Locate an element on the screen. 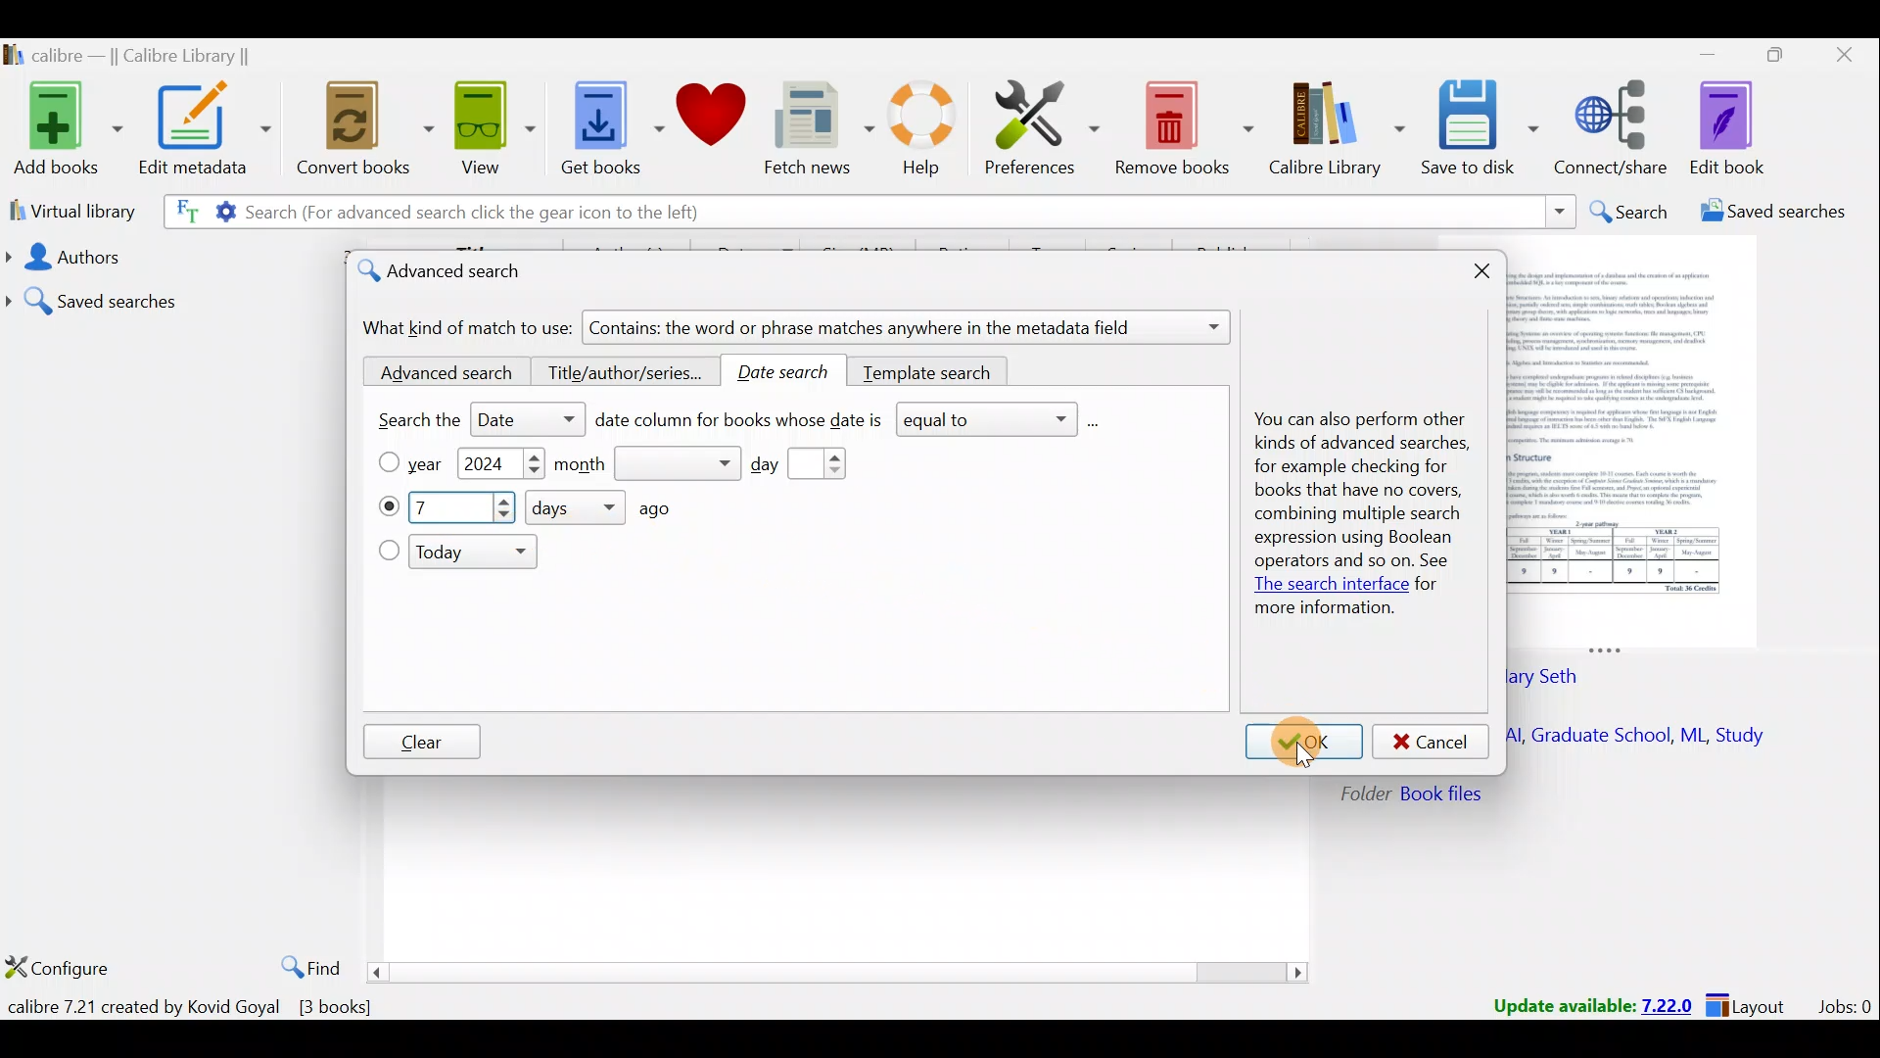 Image resolution: width=1880 pixels, height=1058 pixels. Clear is located at coordinates (422, 744).